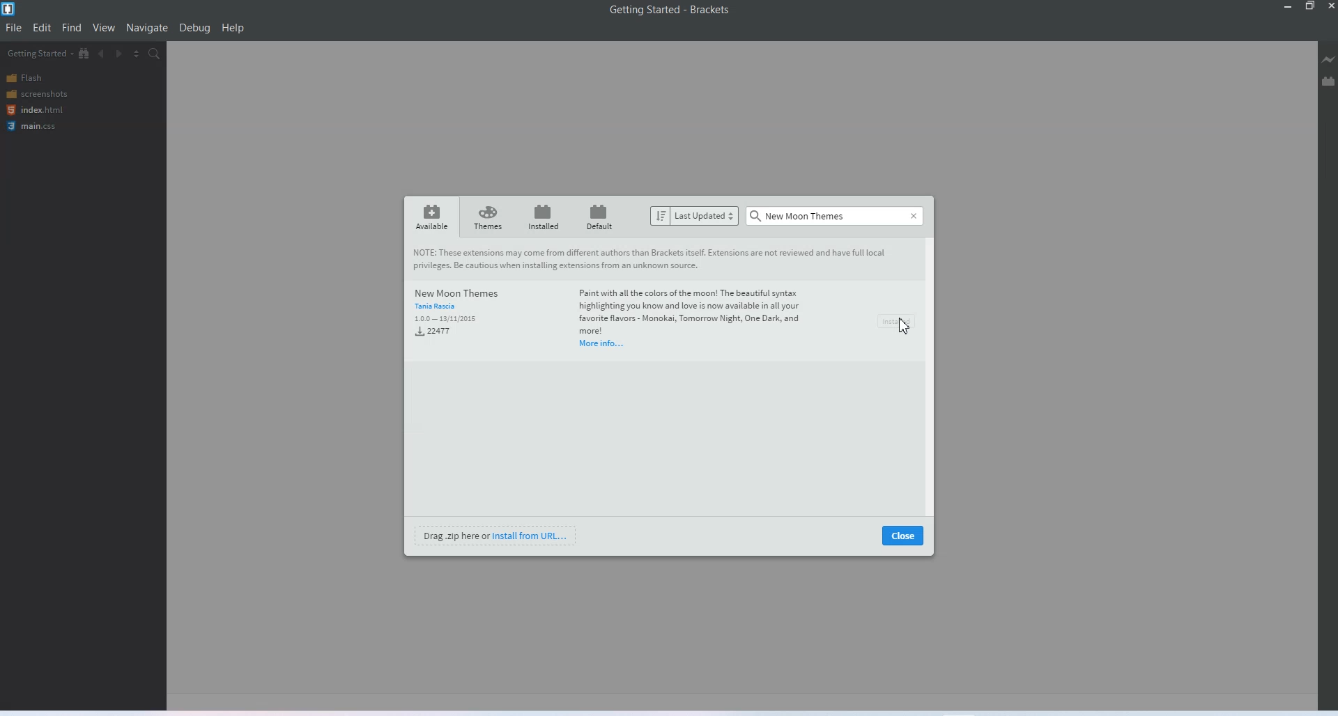  I want to click on Note : These extensions may come from different authors than Brackets itself. Extensions are not reviewed and have full local privileges. be cautious when installing extensions from an unknown source., so click(657, 257).